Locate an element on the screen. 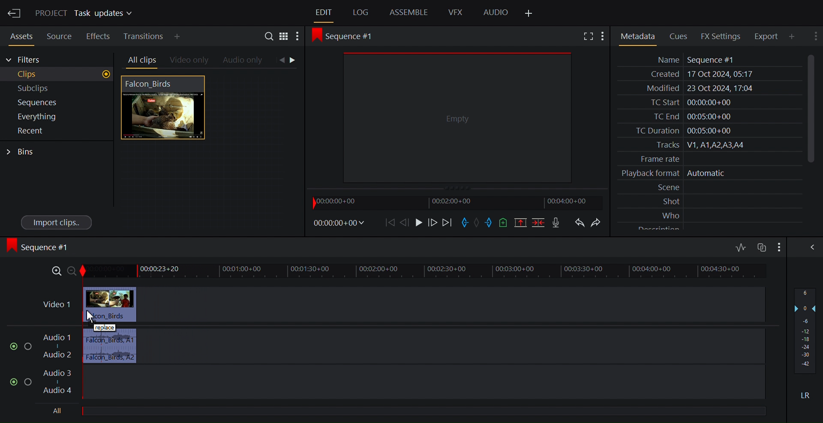 This screenshot has width=823, height=423. (un)mute is located at coordinates (15, 382).